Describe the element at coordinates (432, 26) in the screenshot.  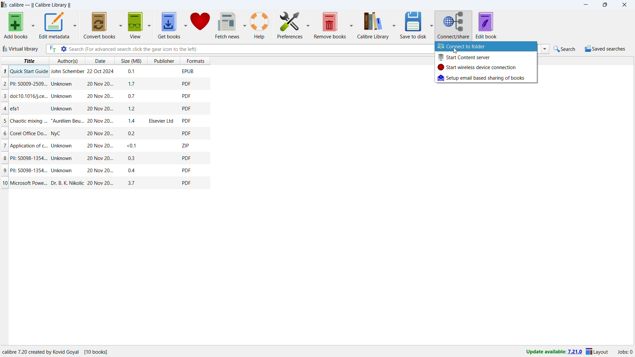
I see `save to disk options` at that location.